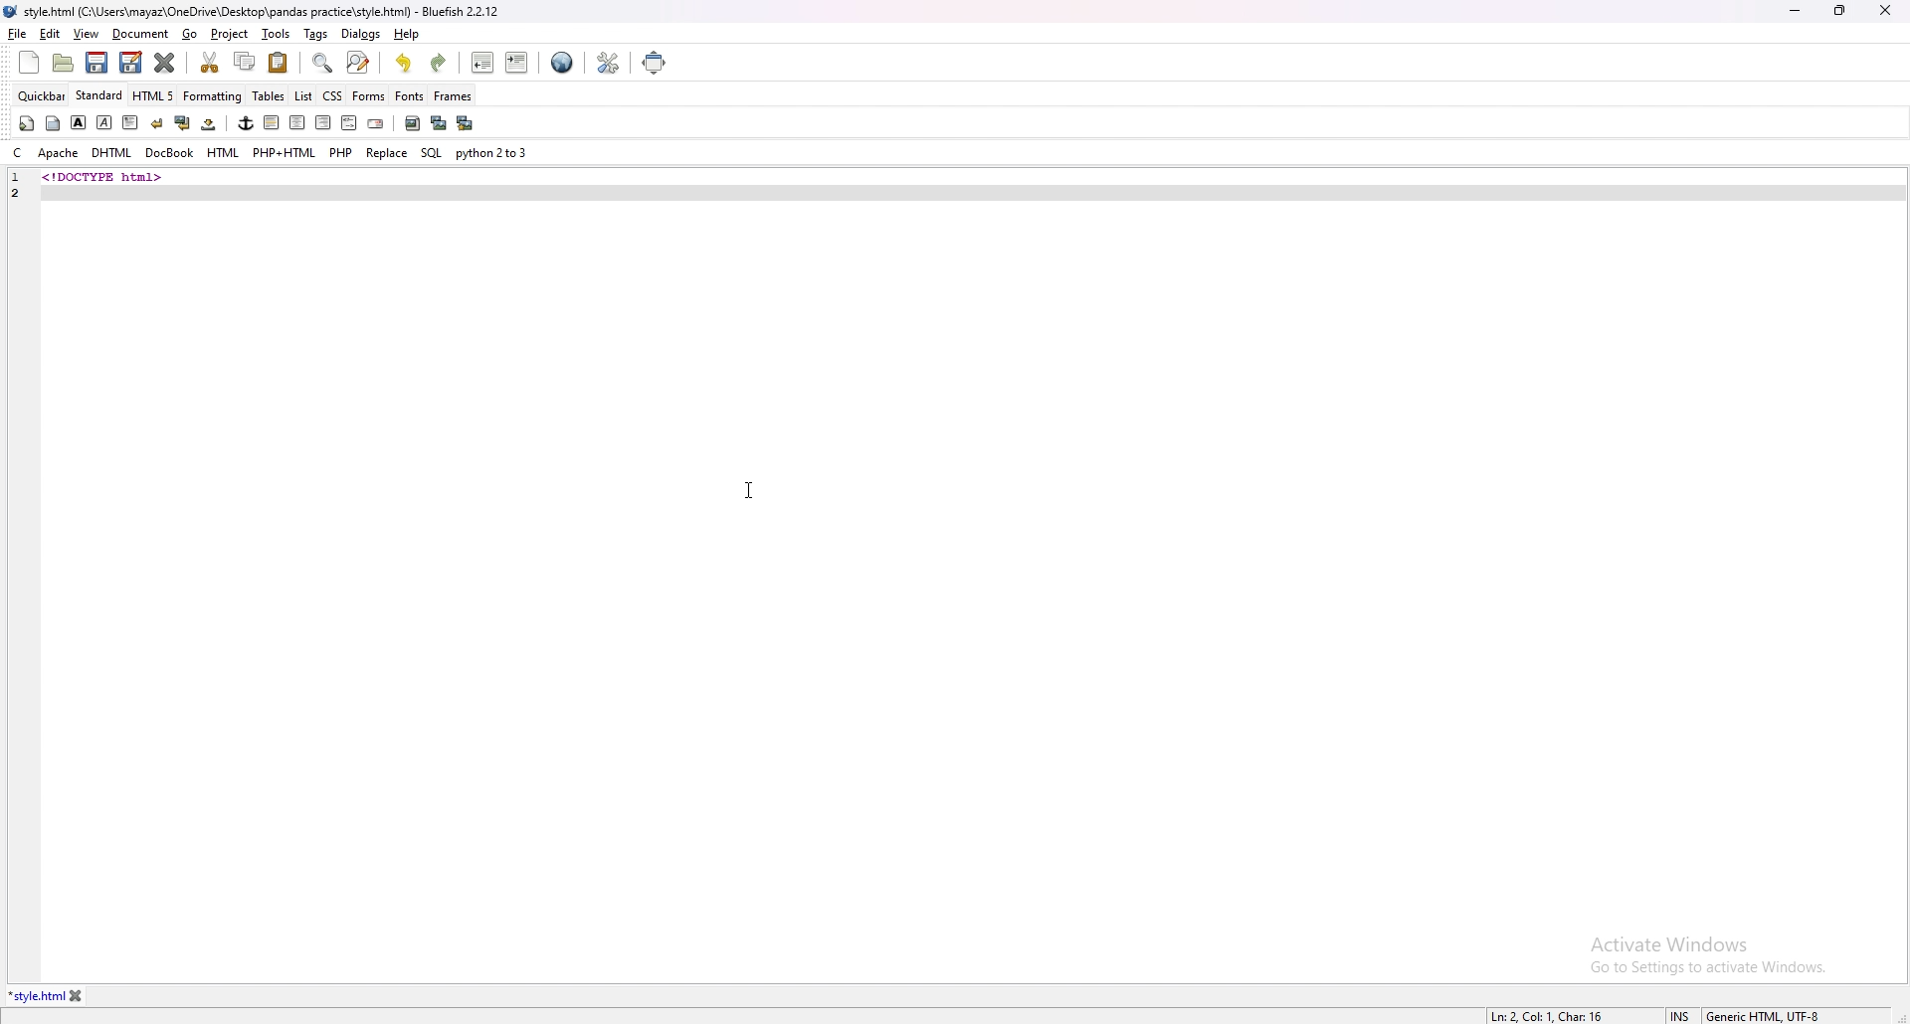 This screenshot has height=1024, width=1910. I want to click on line number, so click(23, 192).